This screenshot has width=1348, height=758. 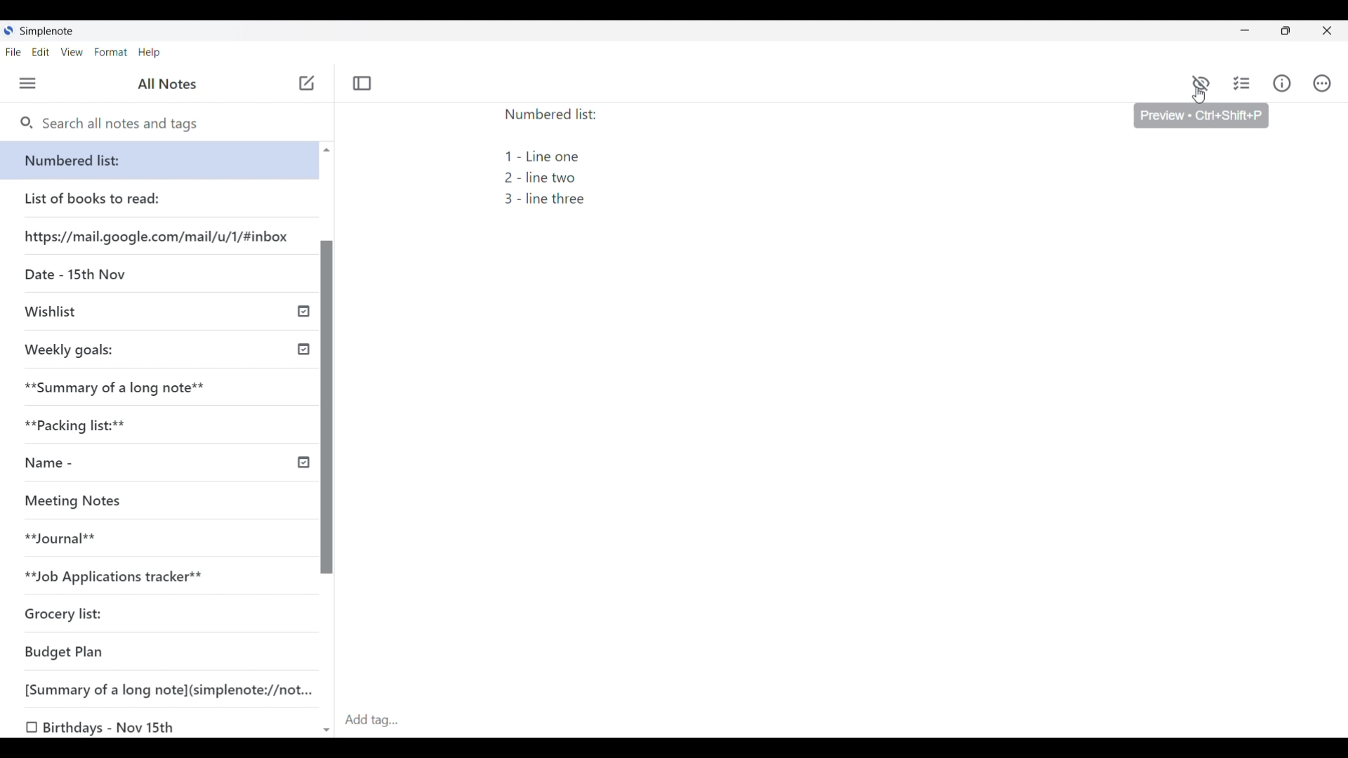 What do you see at coordinates (555, 115) in the screenshot?
I see `Numbered list:` at bounding box center [555, 115].